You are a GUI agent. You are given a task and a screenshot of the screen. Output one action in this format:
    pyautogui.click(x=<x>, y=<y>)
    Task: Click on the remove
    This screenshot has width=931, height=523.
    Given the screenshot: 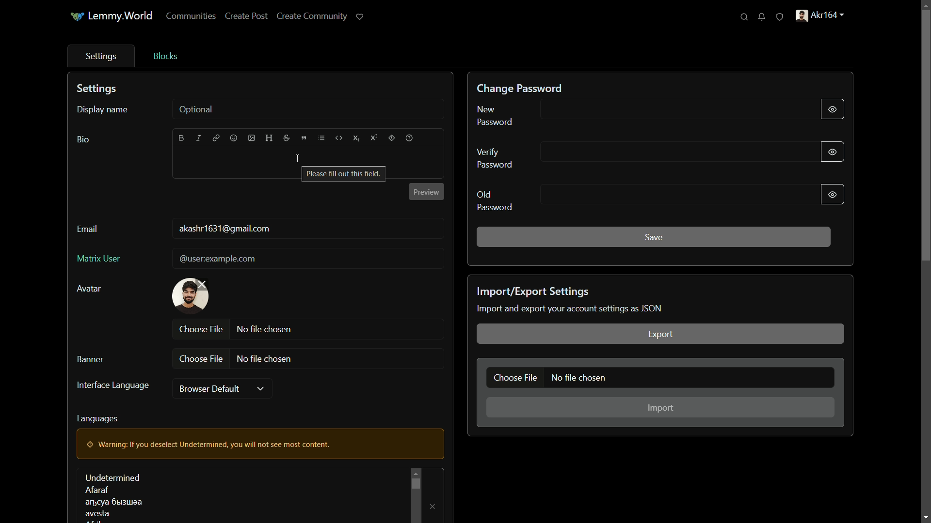 What is the action you would take?
    pyautogui.click(x=433, y=507)
    